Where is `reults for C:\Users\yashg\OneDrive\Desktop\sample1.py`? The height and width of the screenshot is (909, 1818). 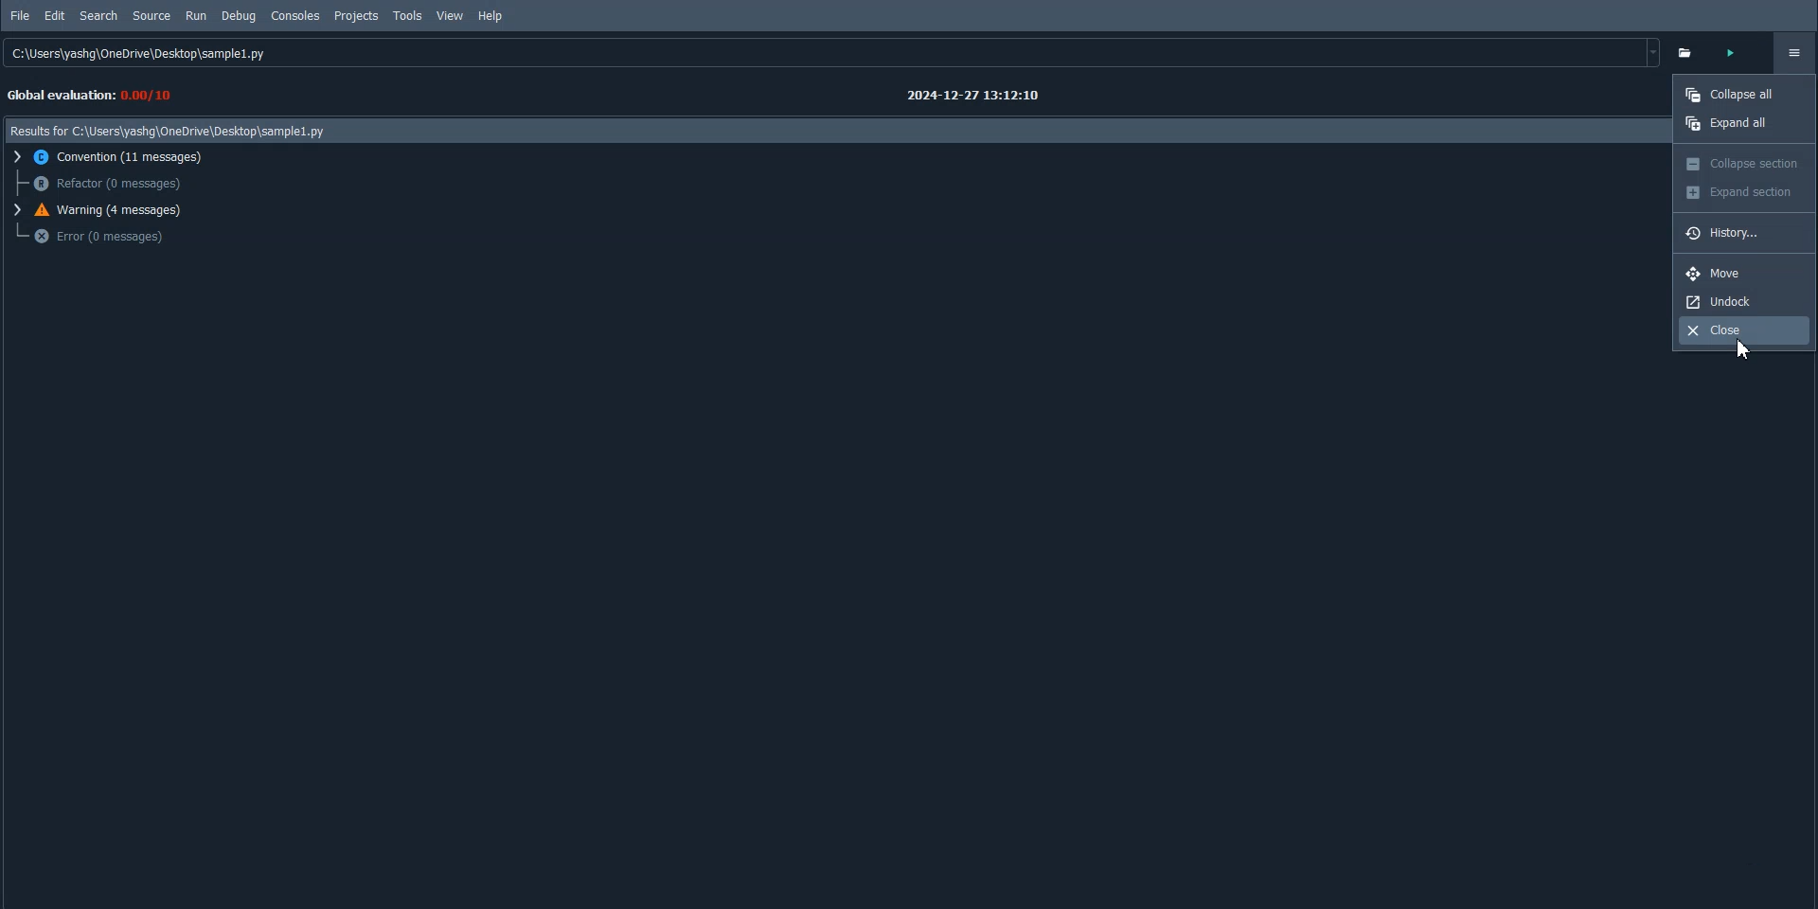
reults for C:\Users\yashg\OneDrive\Desktop\sample1.py is located at coordinates (174, 130).